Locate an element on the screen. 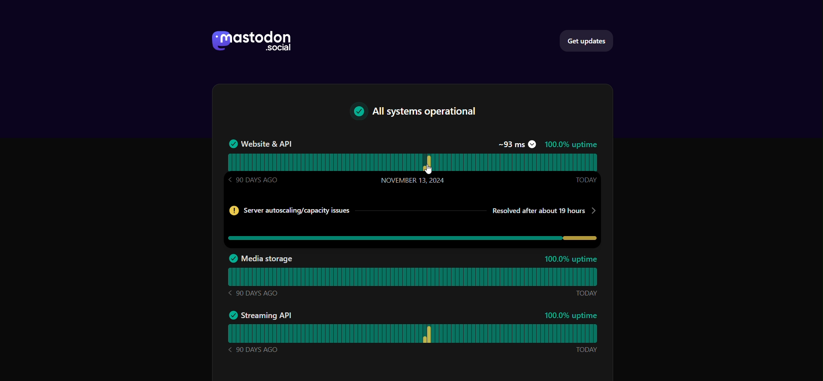 The image size is (823, 381). mastodon social logo is located at coordinates (249, 41).